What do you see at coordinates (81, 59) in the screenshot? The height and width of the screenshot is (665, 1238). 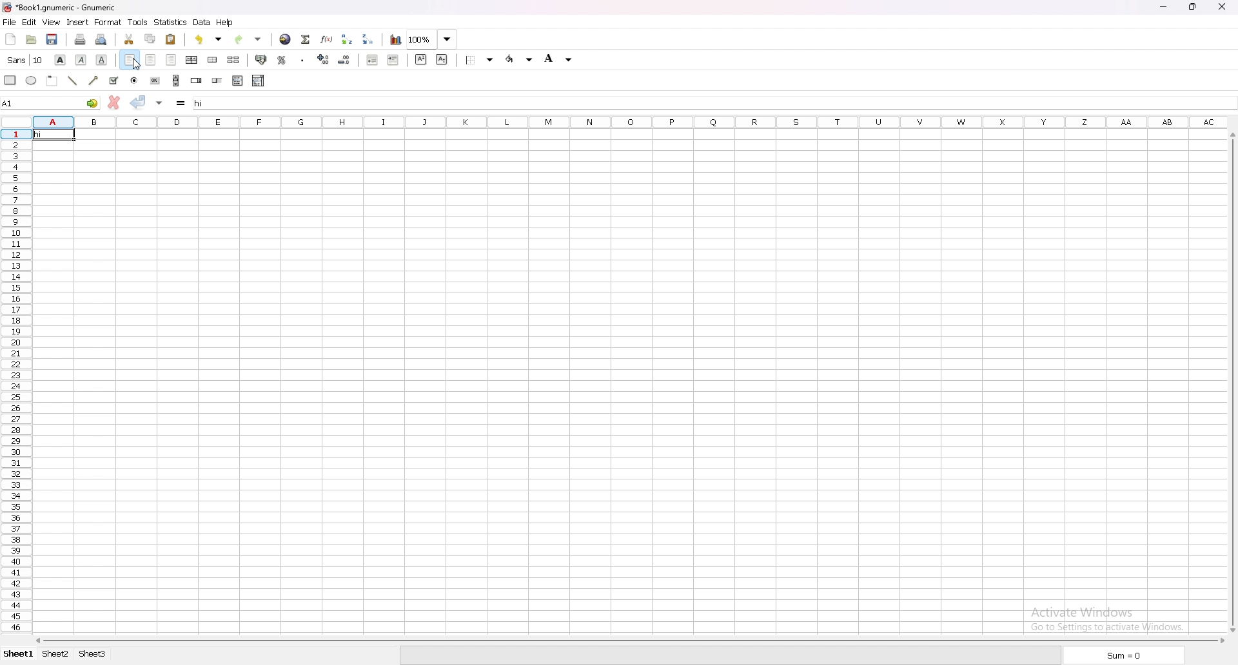 I see `italic` at bounding box center [81, 59].